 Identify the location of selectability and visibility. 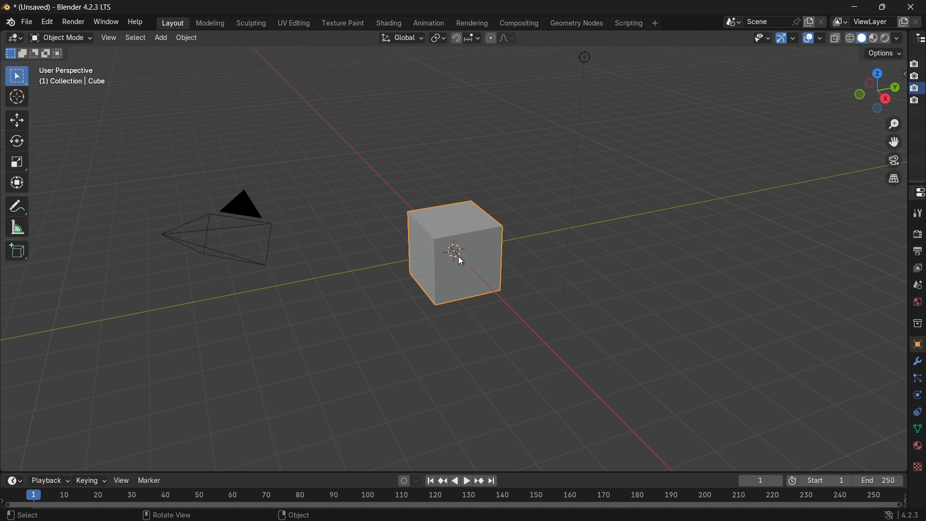
(762, 38).